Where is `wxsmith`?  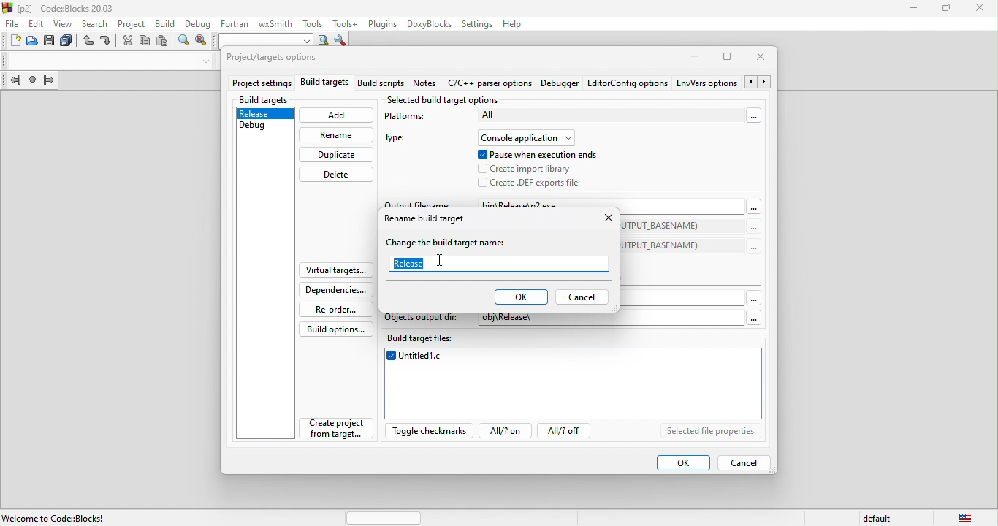
wxsmith is located at coordinates (274, 23).